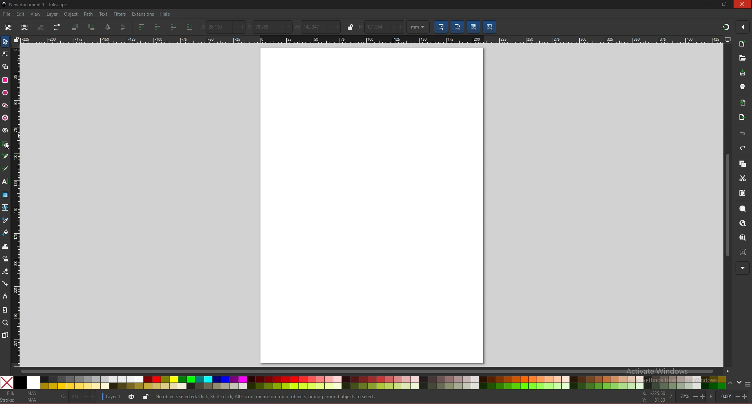 This screenshot has height=404, width=752. Describe the element at coordinates (5, 246) in the screenshot. I see `tweak` at that location.